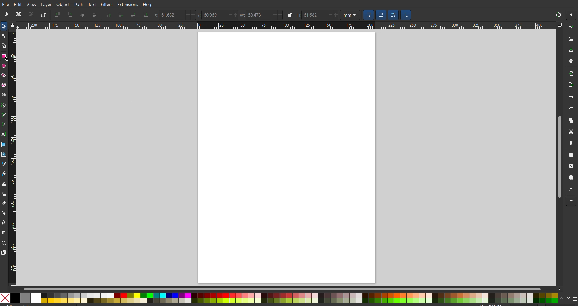  Describe the element at coordinates (4, 145) in the screenshot. I see `Gradient Tool` at that location.